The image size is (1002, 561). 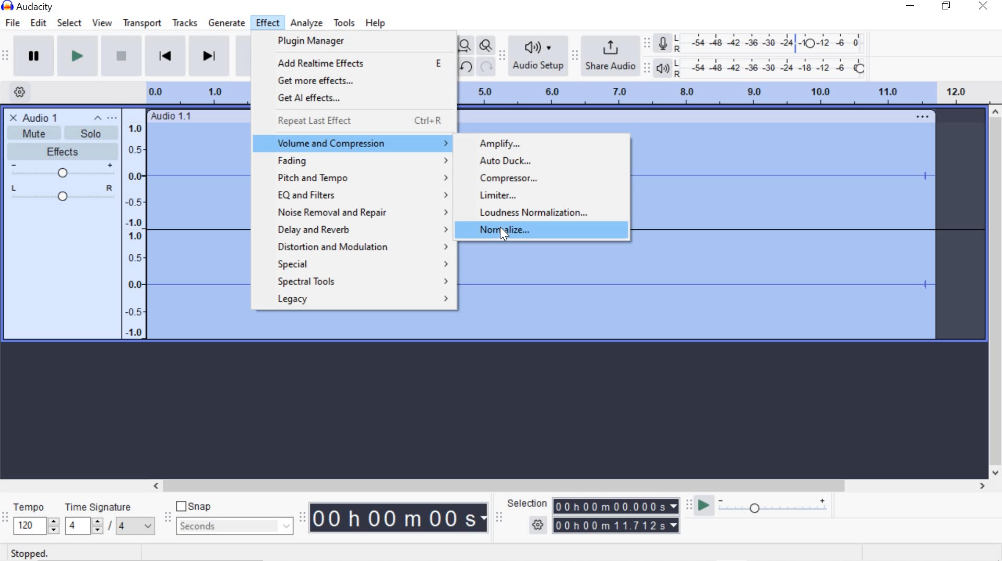 I want to click on generate, so click(x=228, y=24).